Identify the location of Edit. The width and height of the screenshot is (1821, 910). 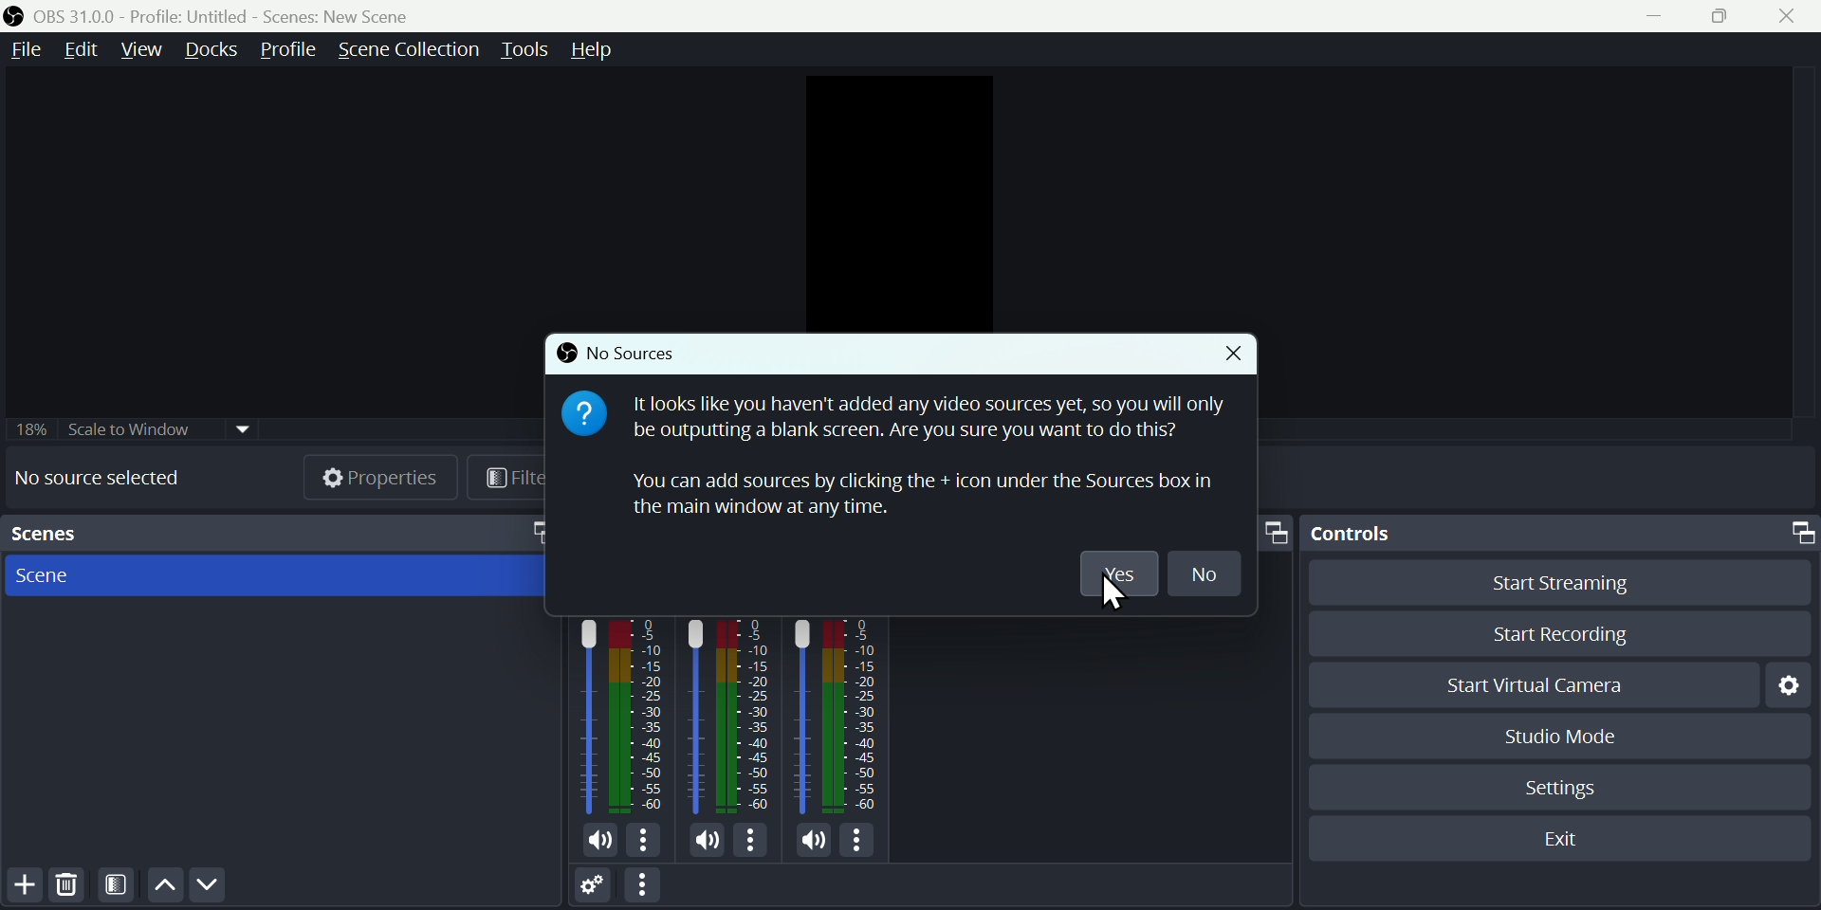
(86, 46).